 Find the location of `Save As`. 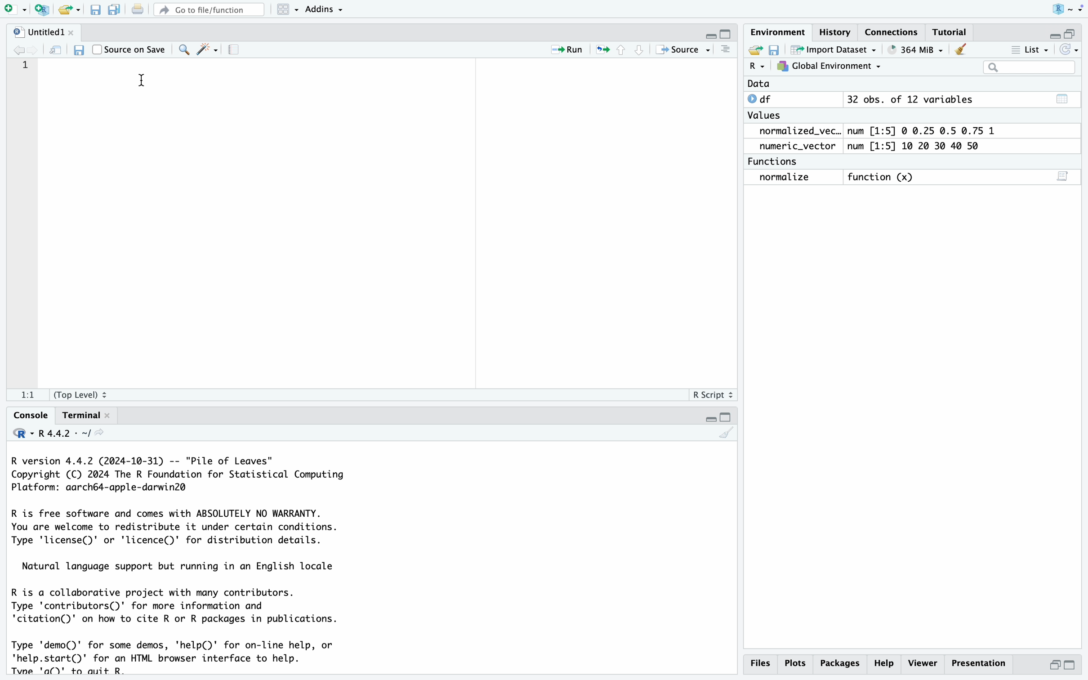

Save As is located at coordinates (114, 10).